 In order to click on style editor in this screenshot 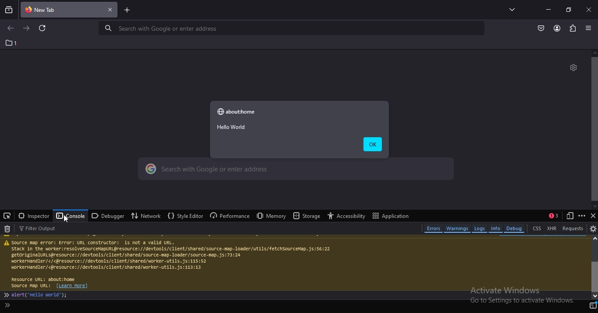, I will do `click(186, 216)`.